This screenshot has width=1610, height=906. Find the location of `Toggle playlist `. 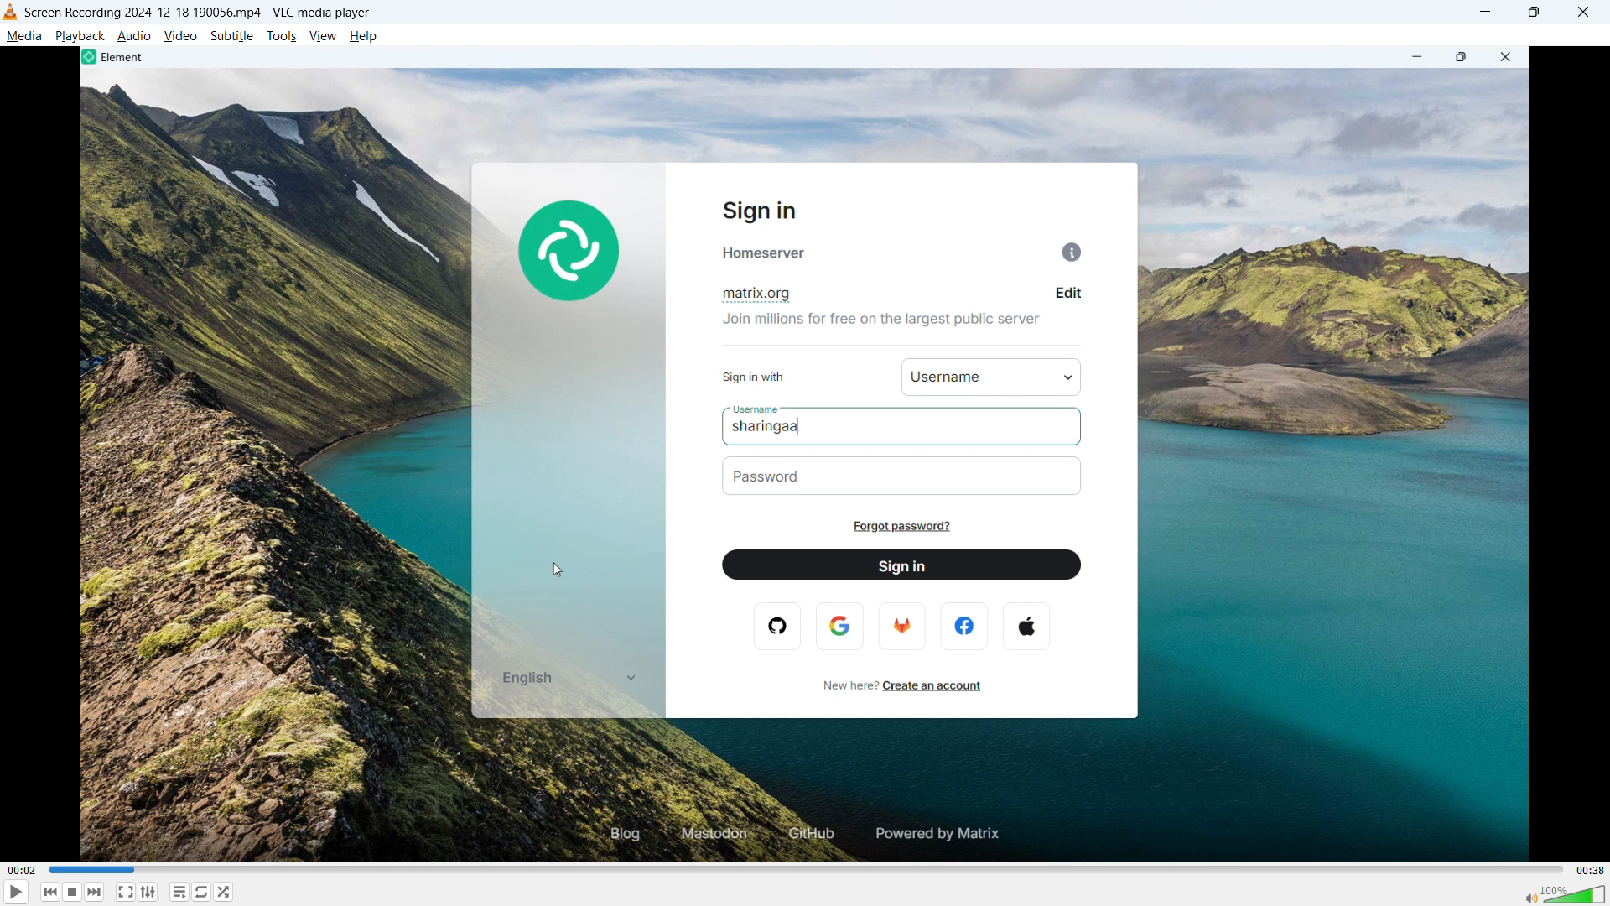

Toggle playlist  is located at coordinates (179, 892).